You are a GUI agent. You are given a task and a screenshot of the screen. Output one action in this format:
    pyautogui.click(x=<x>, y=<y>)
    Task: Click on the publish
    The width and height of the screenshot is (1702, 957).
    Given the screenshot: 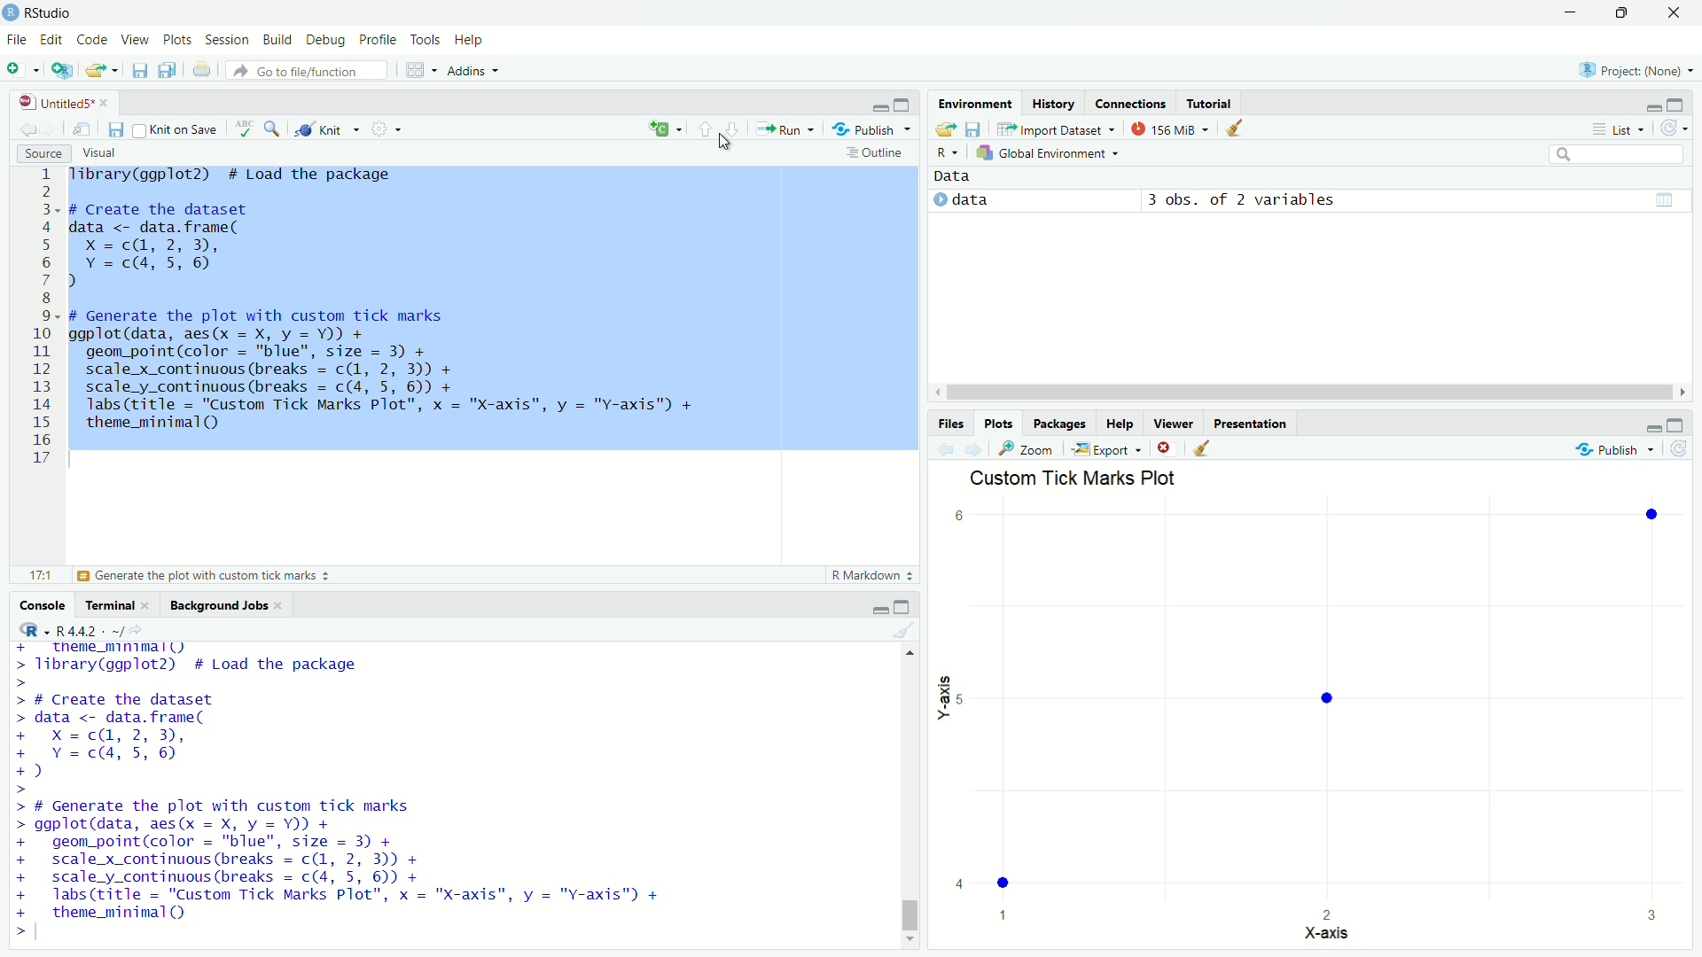 What is the action you would take?
    pyautogui.click(x=1611, y=451)
    